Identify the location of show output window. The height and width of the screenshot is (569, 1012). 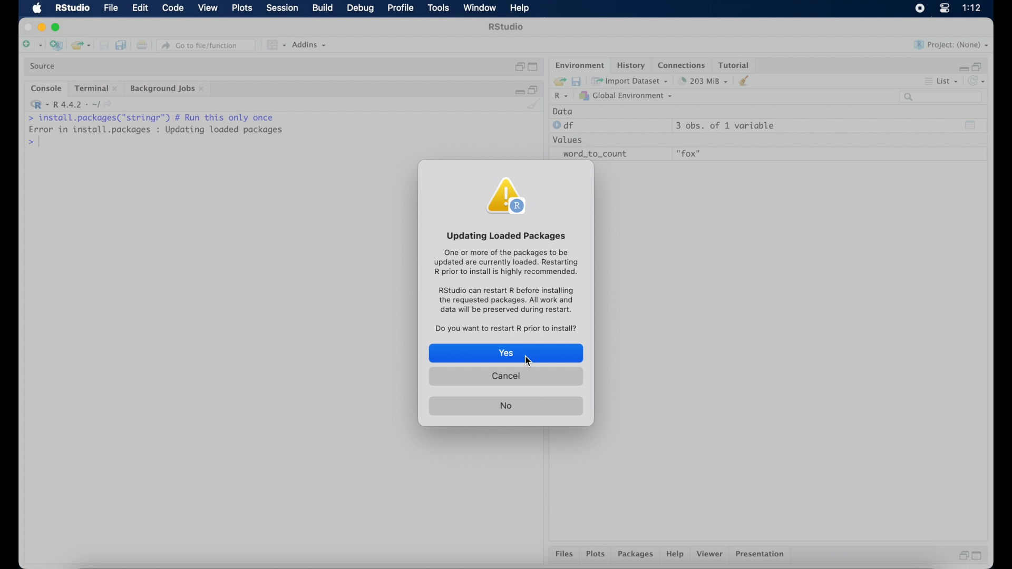
(971, 125).